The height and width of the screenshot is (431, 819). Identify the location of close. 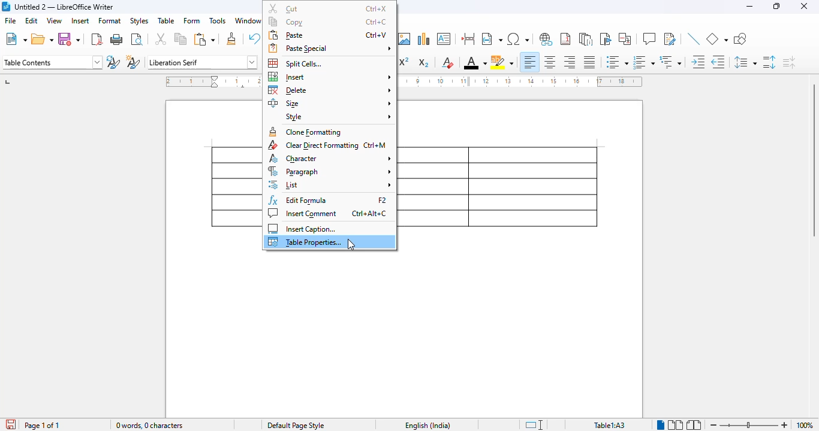
(805, 6).